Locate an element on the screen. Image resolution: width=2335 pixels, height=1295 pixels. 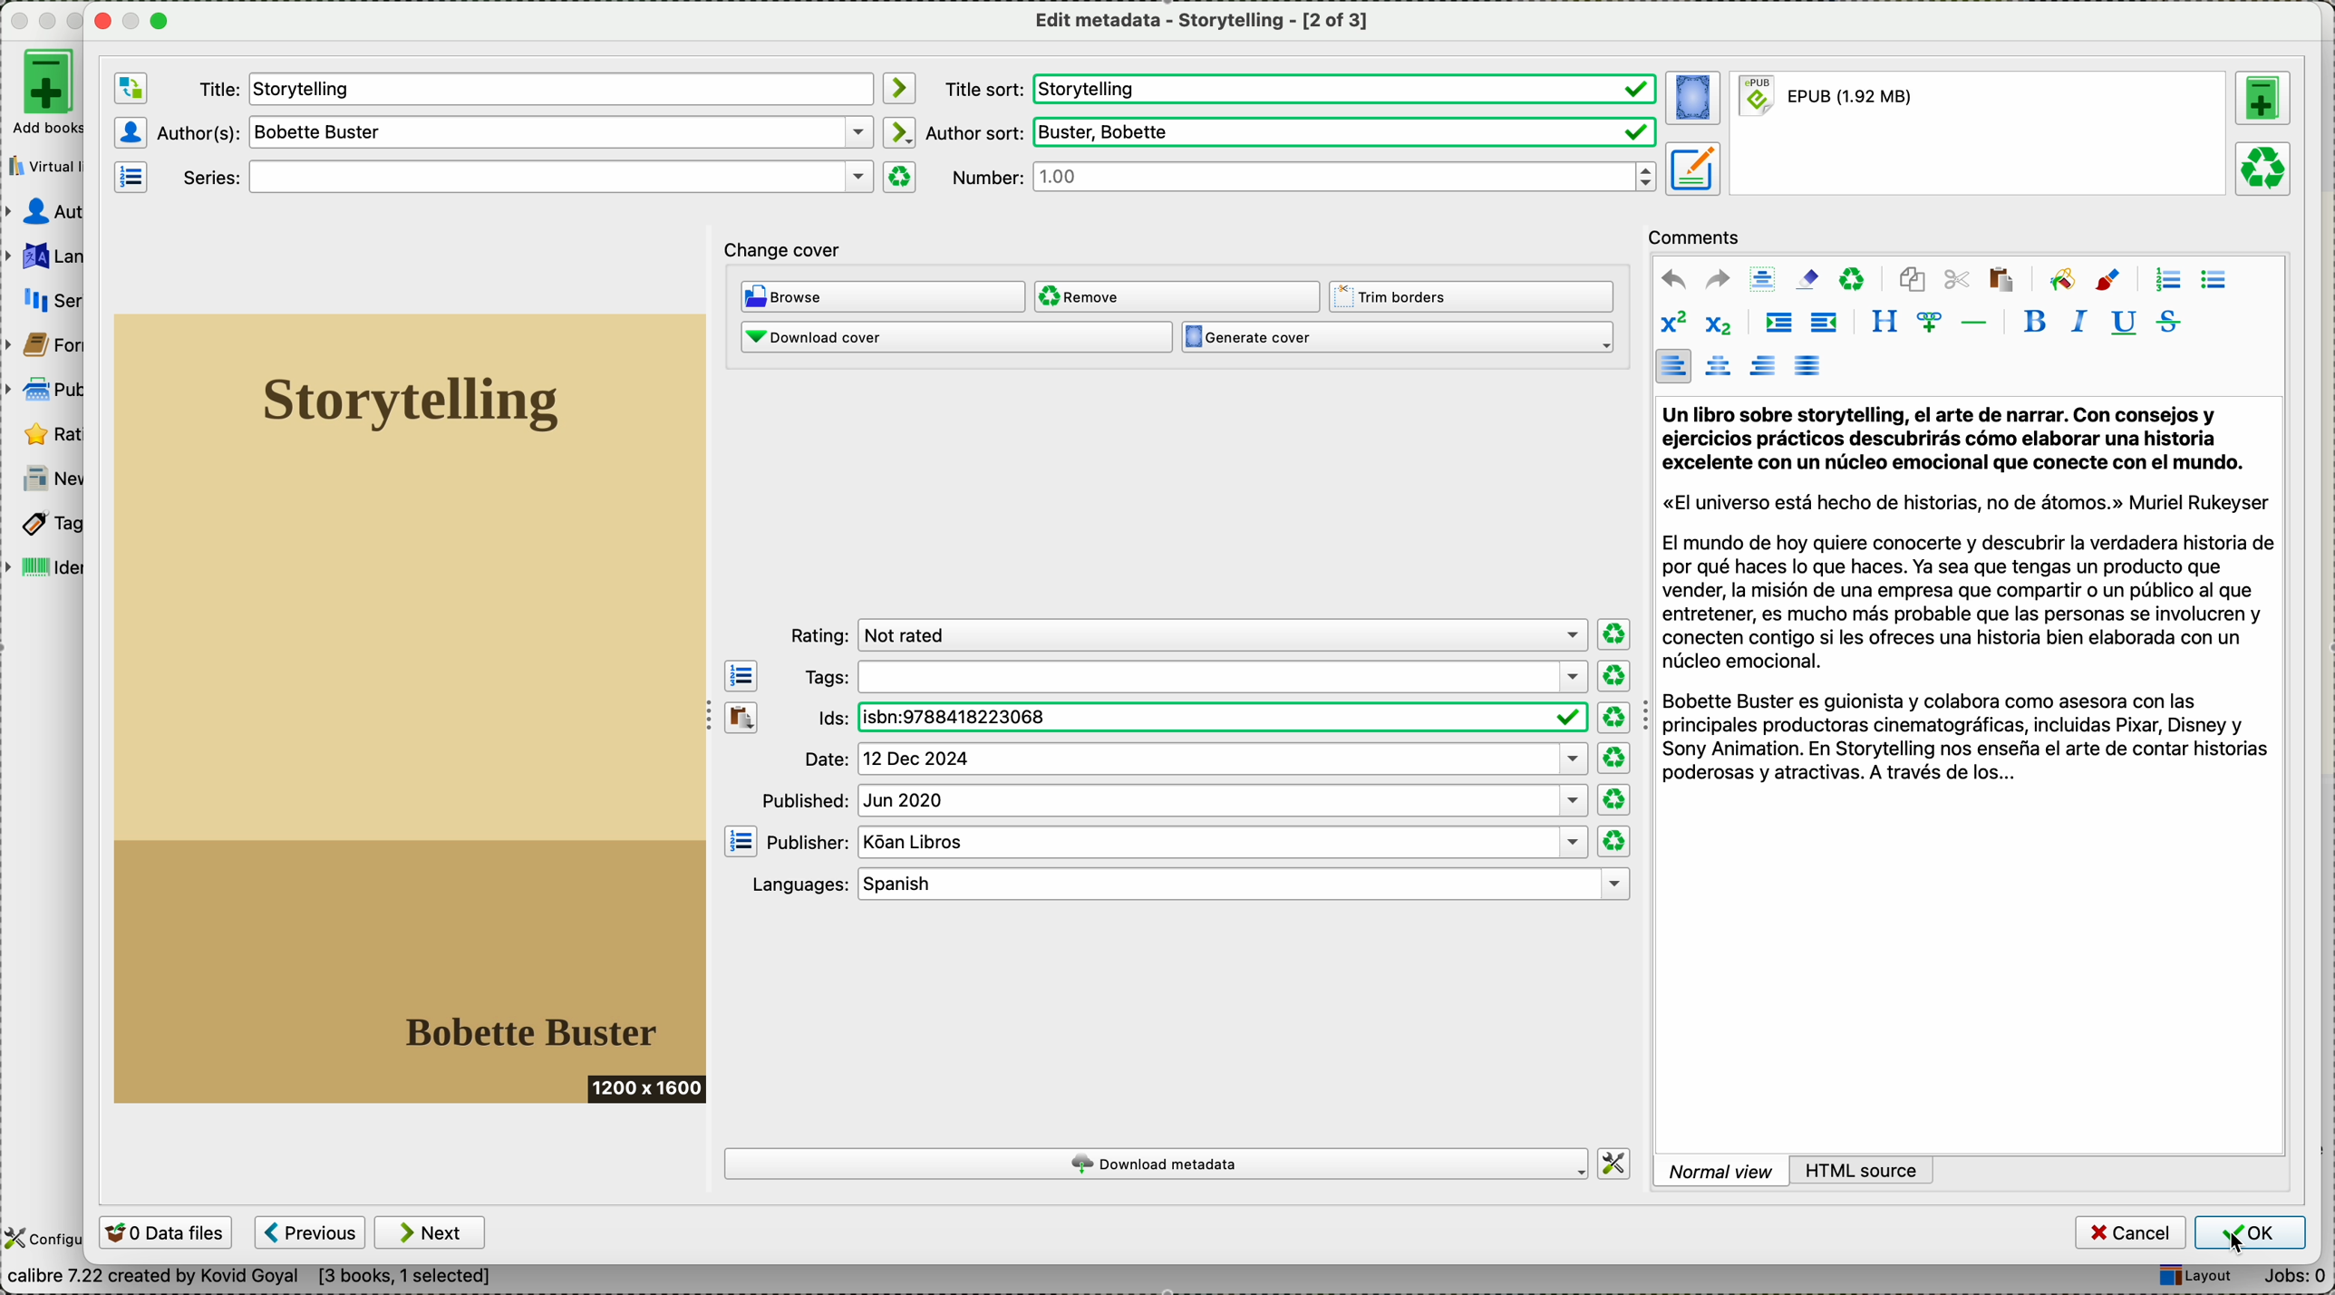
strikethrough is located at coordinates (2164, 323).